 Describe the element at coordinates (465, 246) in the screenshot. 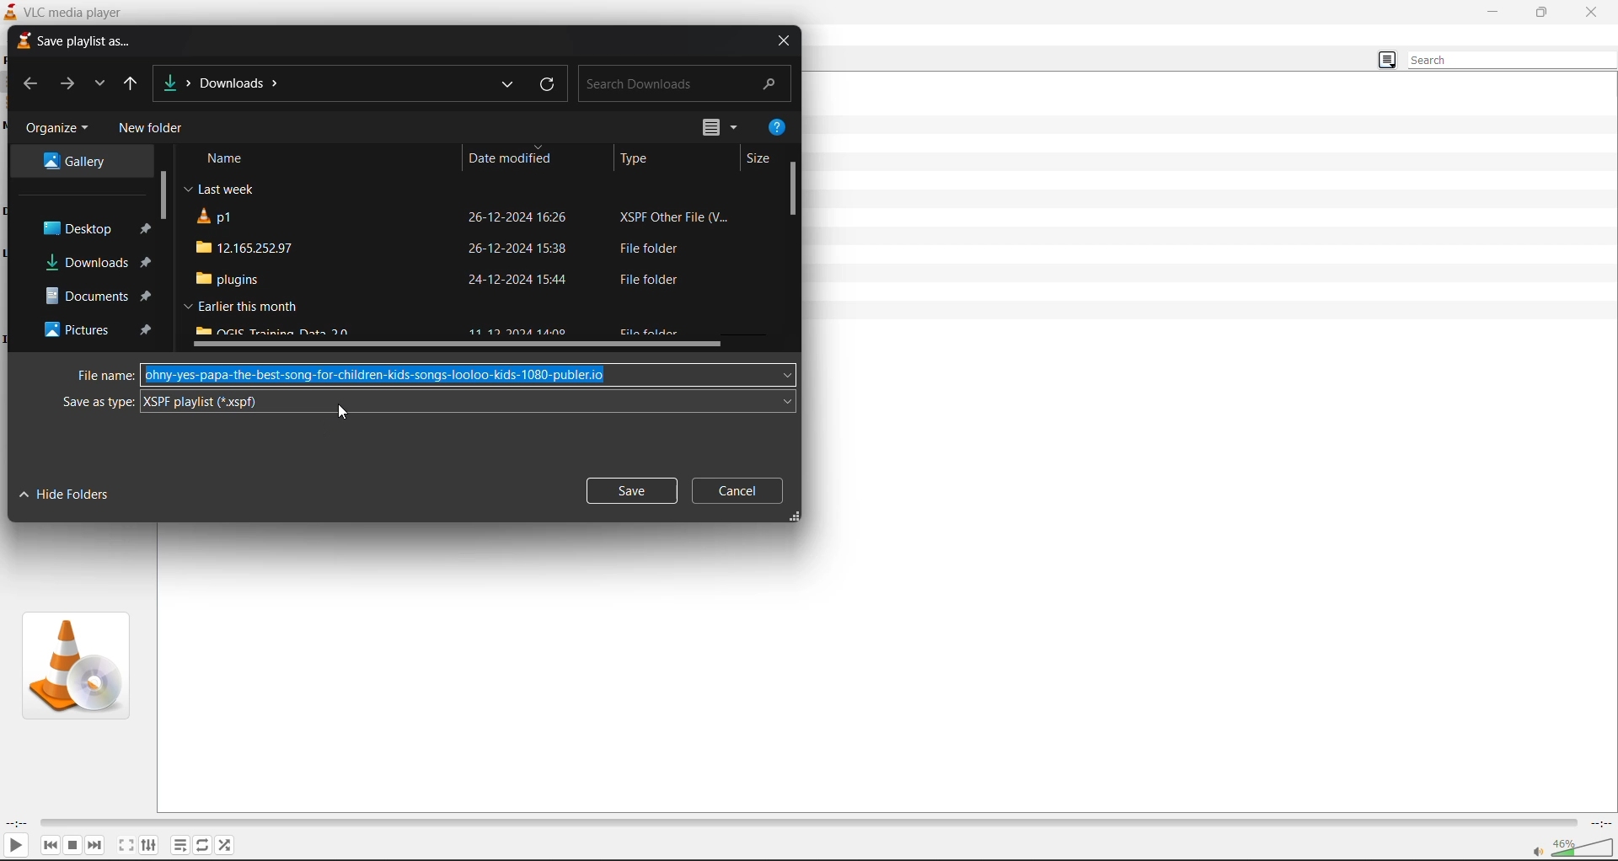

I see `file name , date modified and type` at that location.